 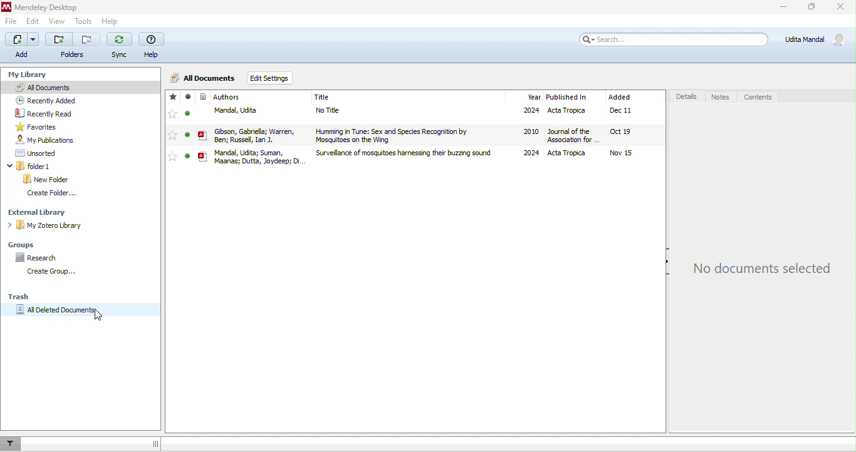 I want to click on research, so click(x=38, y=257).